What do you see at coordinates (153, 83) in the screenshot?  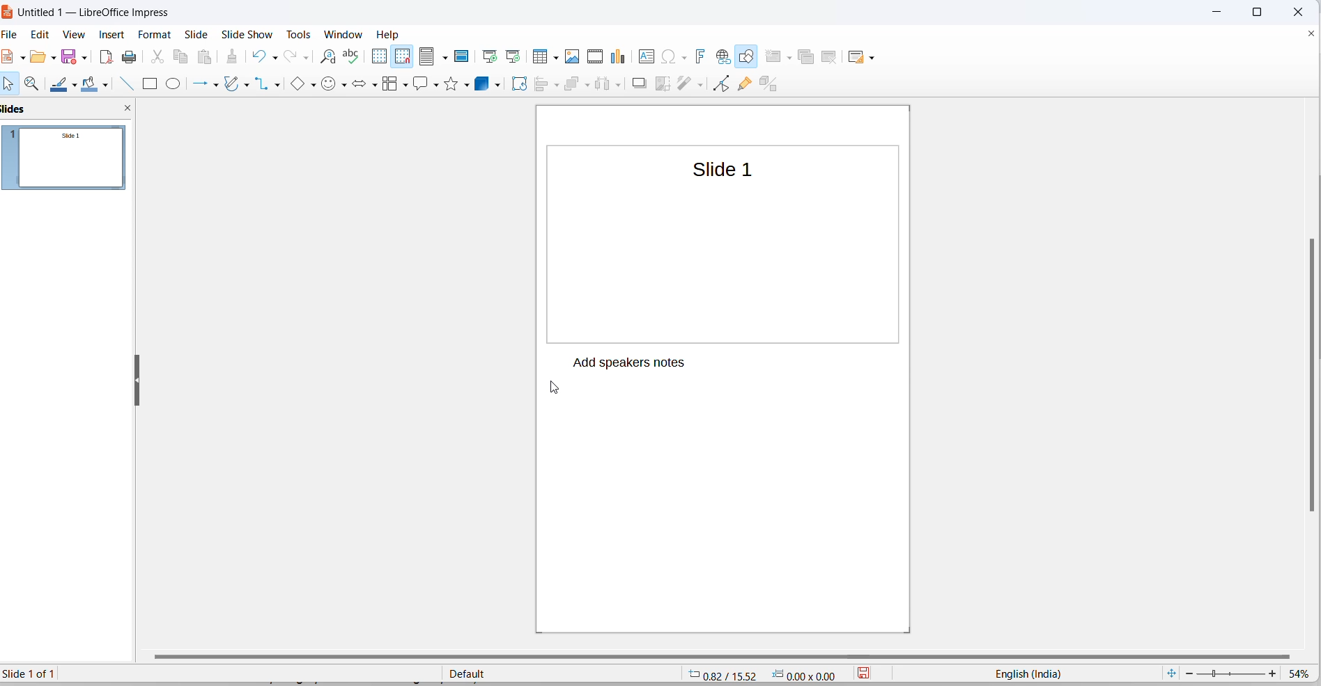 I see `rectangle` at bounding box center [153, 83].